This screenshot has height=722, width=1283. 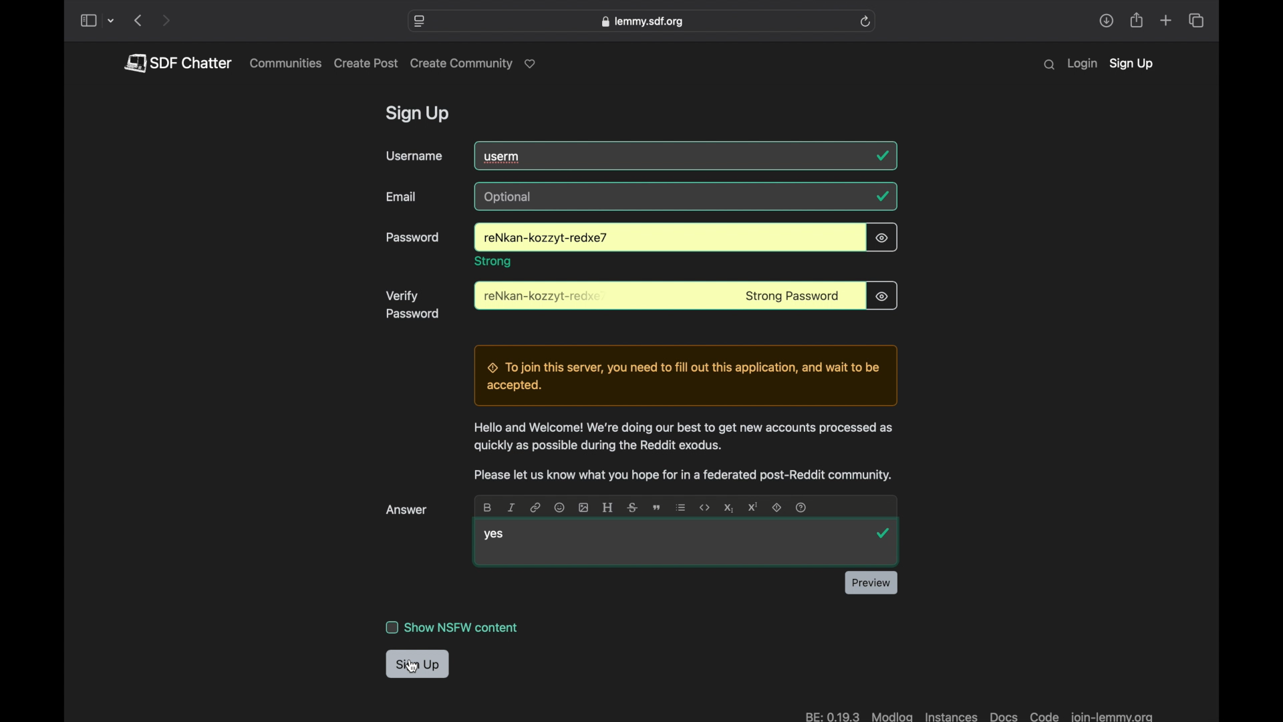 I want to click on trong, so click(x=494, y=261).